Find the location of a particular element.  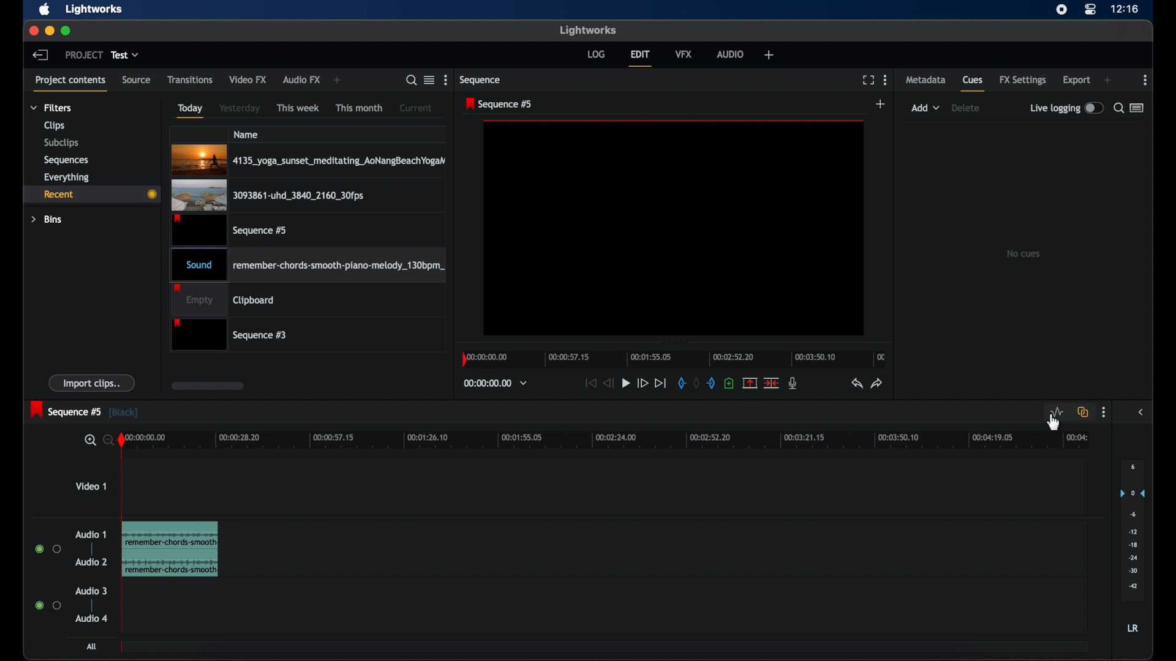

video 1 is located at coordinates (91, 486).